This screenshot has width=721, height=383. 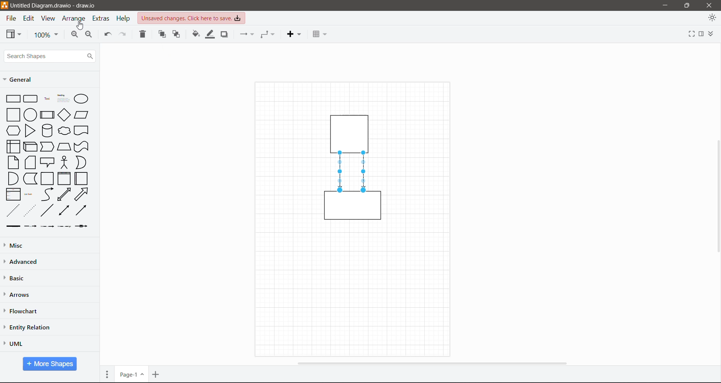 I want to click on Container, so click(x=64, y=178).